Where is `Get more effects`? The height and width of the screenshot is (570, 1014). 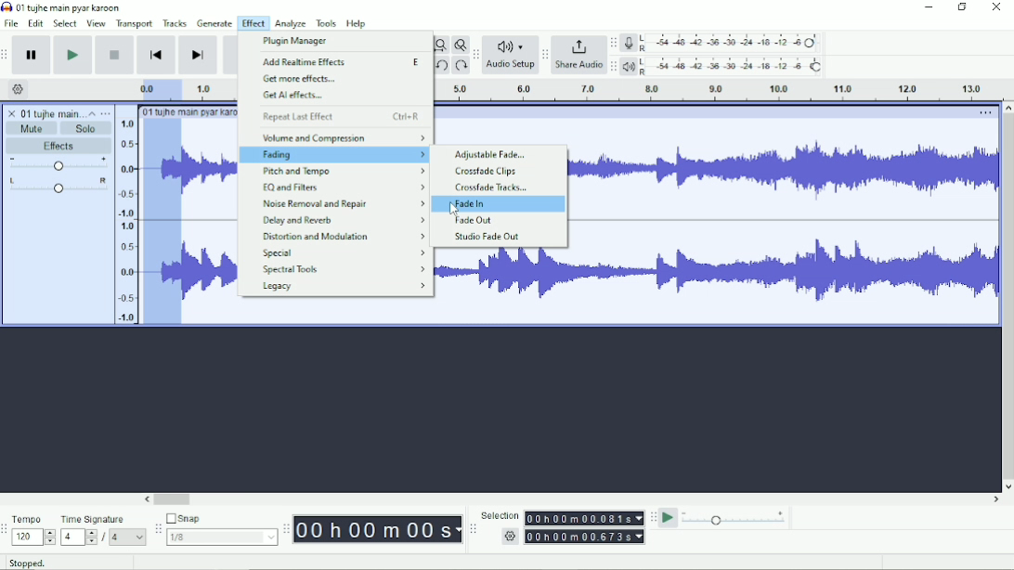
Get more effects is located at coordinates (301, 80).